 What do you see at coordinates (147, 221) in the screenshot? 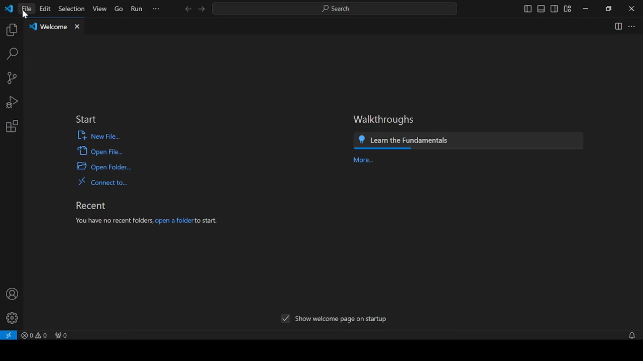
I see `you have no recent folders, open a folder to start` at bounding box center [147, 221].